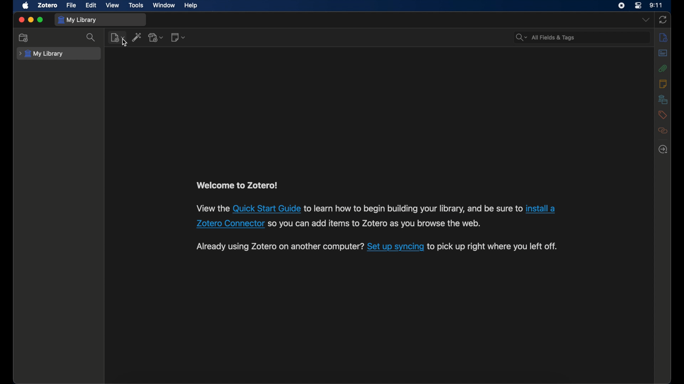  What do you see at coordinates (41, 20) in the screenshot?
I see `maximize` at bounding box center [41, 20].